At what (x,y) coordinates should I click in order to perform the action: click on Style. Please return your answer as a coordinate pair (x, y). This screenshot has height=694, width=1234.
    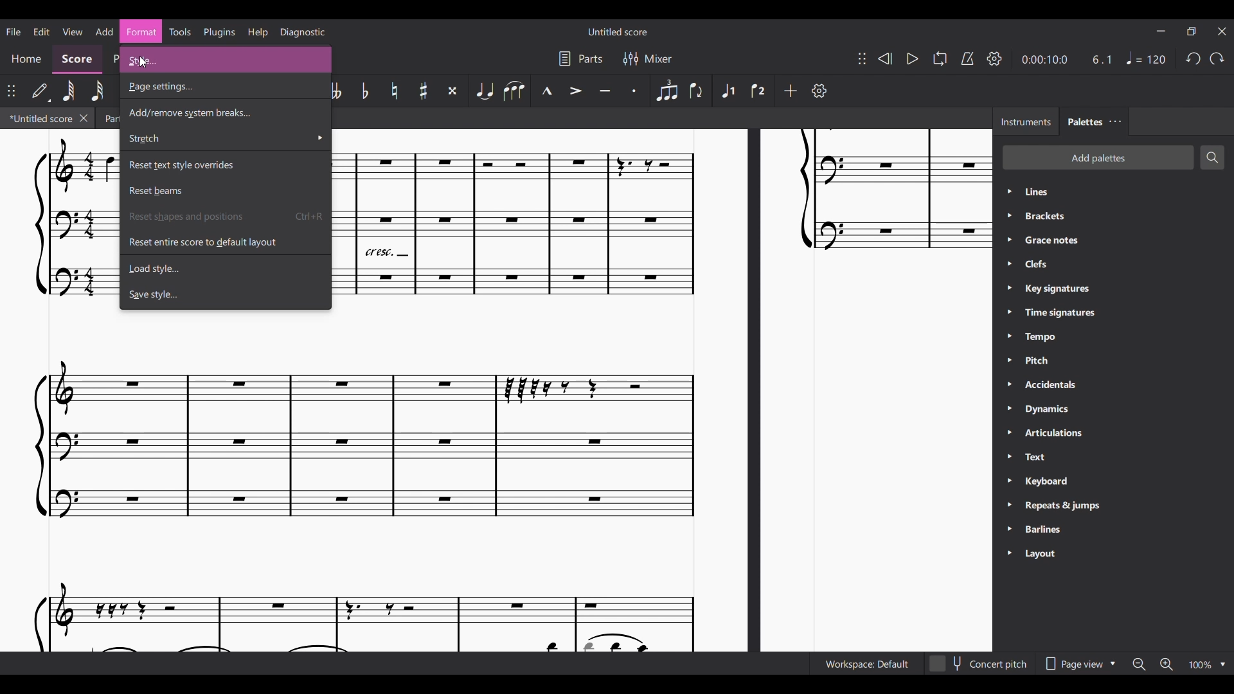
    Looking at the image, I should click on (226, 59).